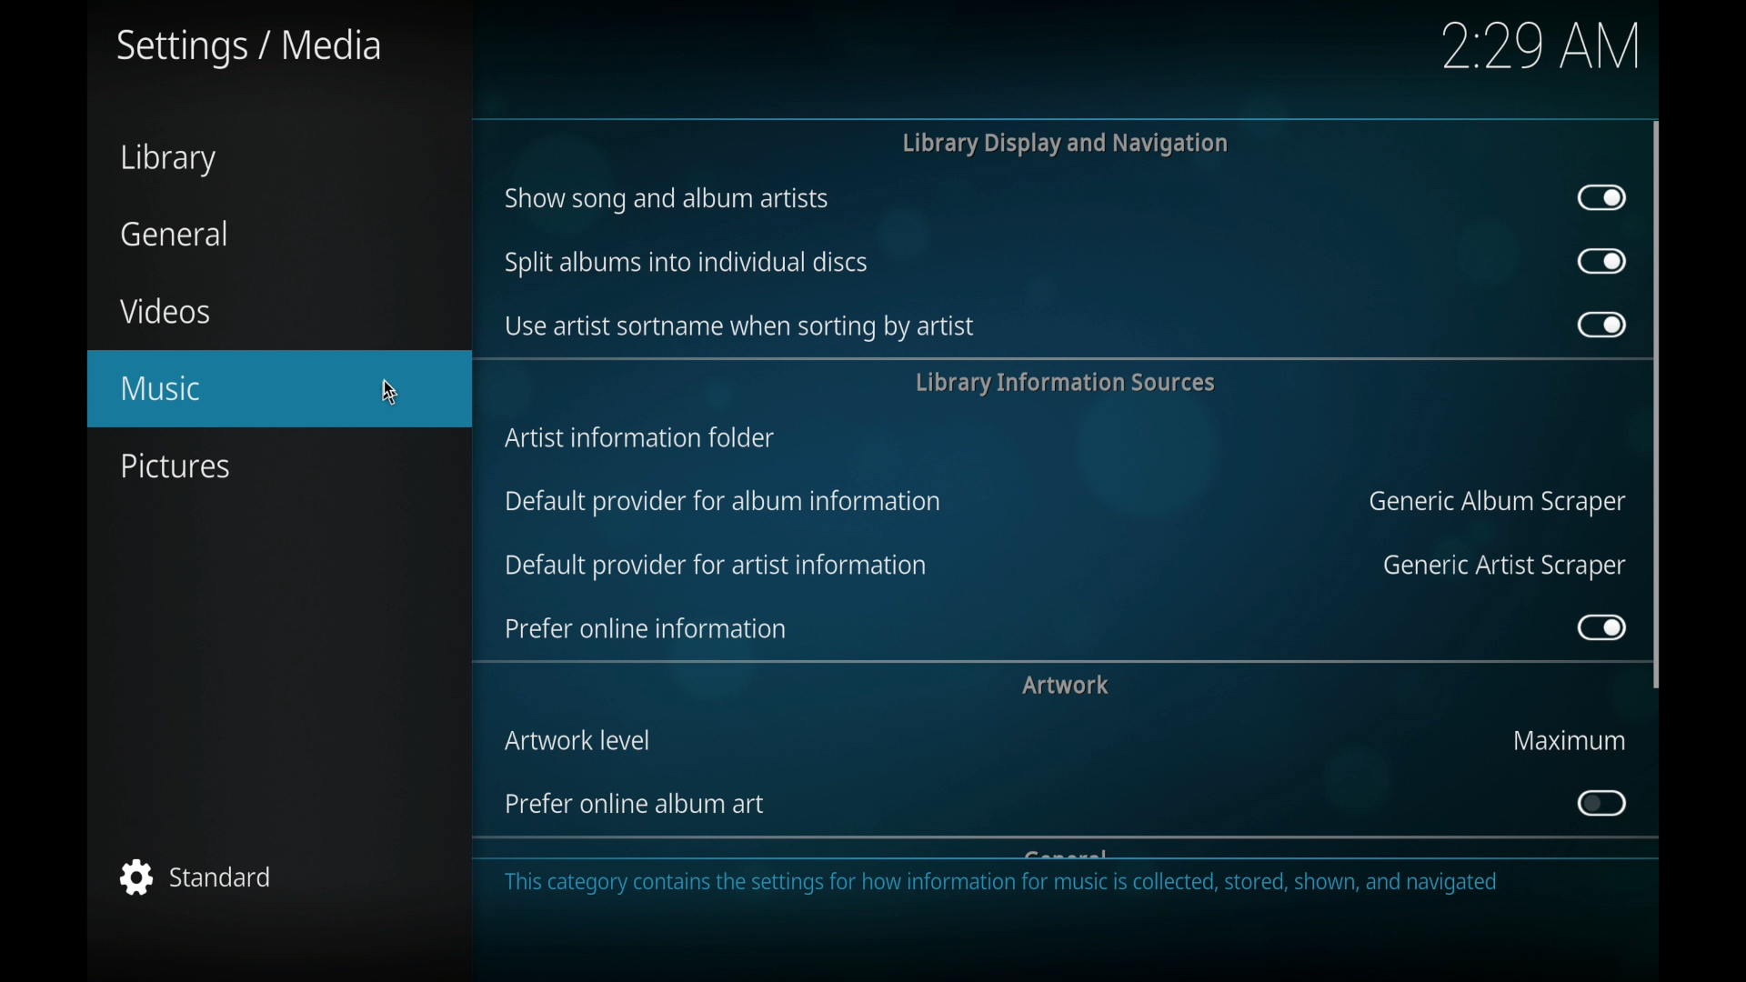 The image size is (1746, 982). I want to click on toggle button, so click(1600, 197).